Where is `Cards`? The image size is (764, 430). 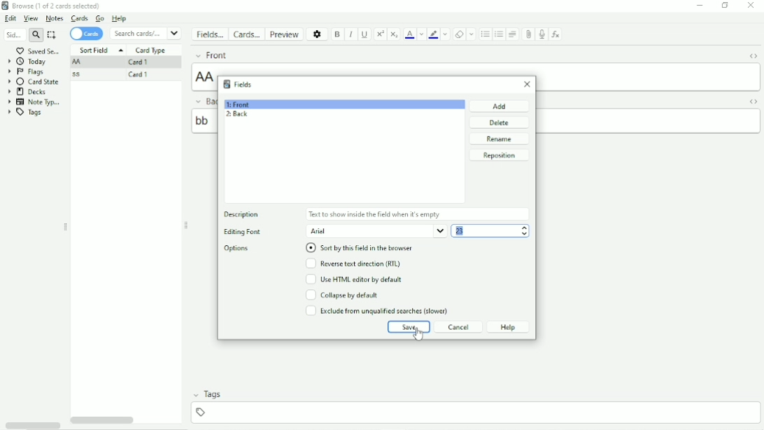 Cards is located at coordinates (79, 19).